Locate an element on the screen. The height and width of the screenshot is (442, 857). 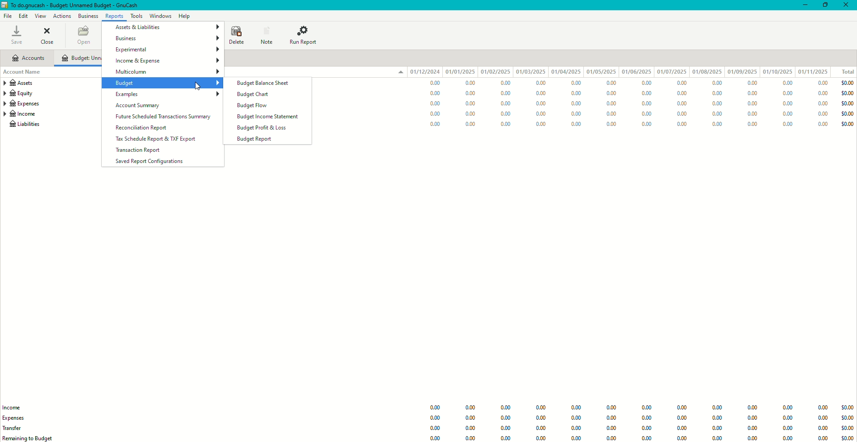
Help is located at coordinates (185, 16).